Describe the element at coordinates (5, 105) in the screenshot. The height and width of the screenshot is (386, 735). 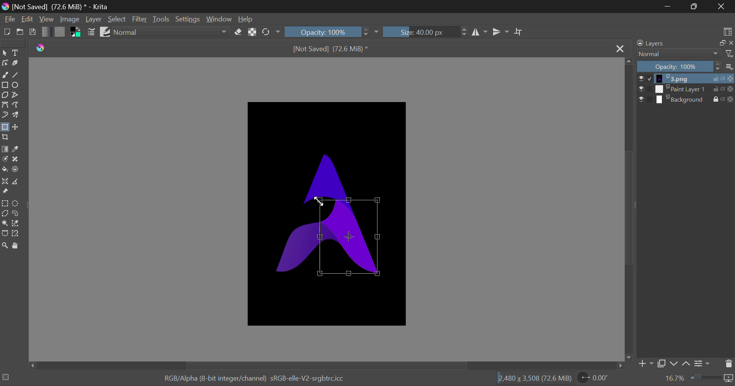
I see `Bezier Curve` at that location.